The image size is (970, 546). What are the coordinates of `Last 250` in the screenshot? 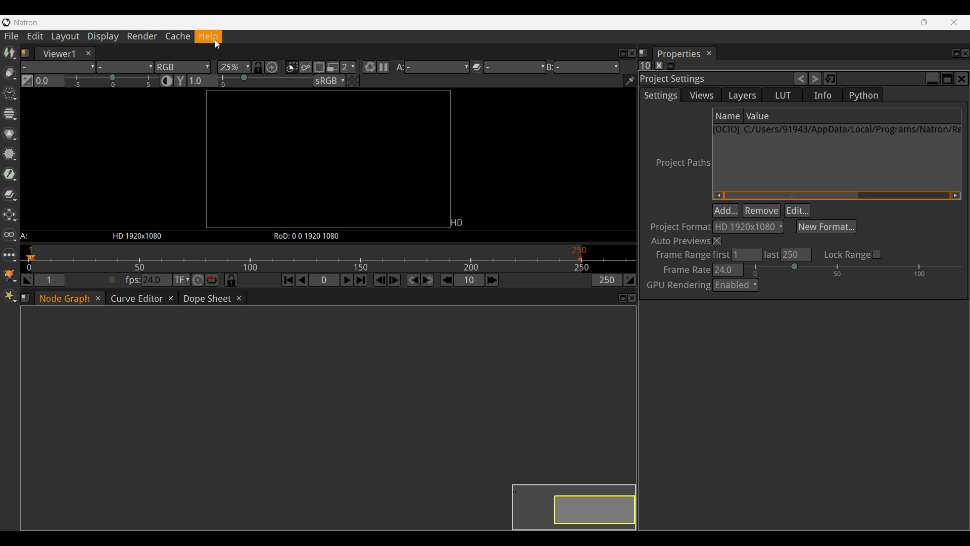 It's located at (788, 255).